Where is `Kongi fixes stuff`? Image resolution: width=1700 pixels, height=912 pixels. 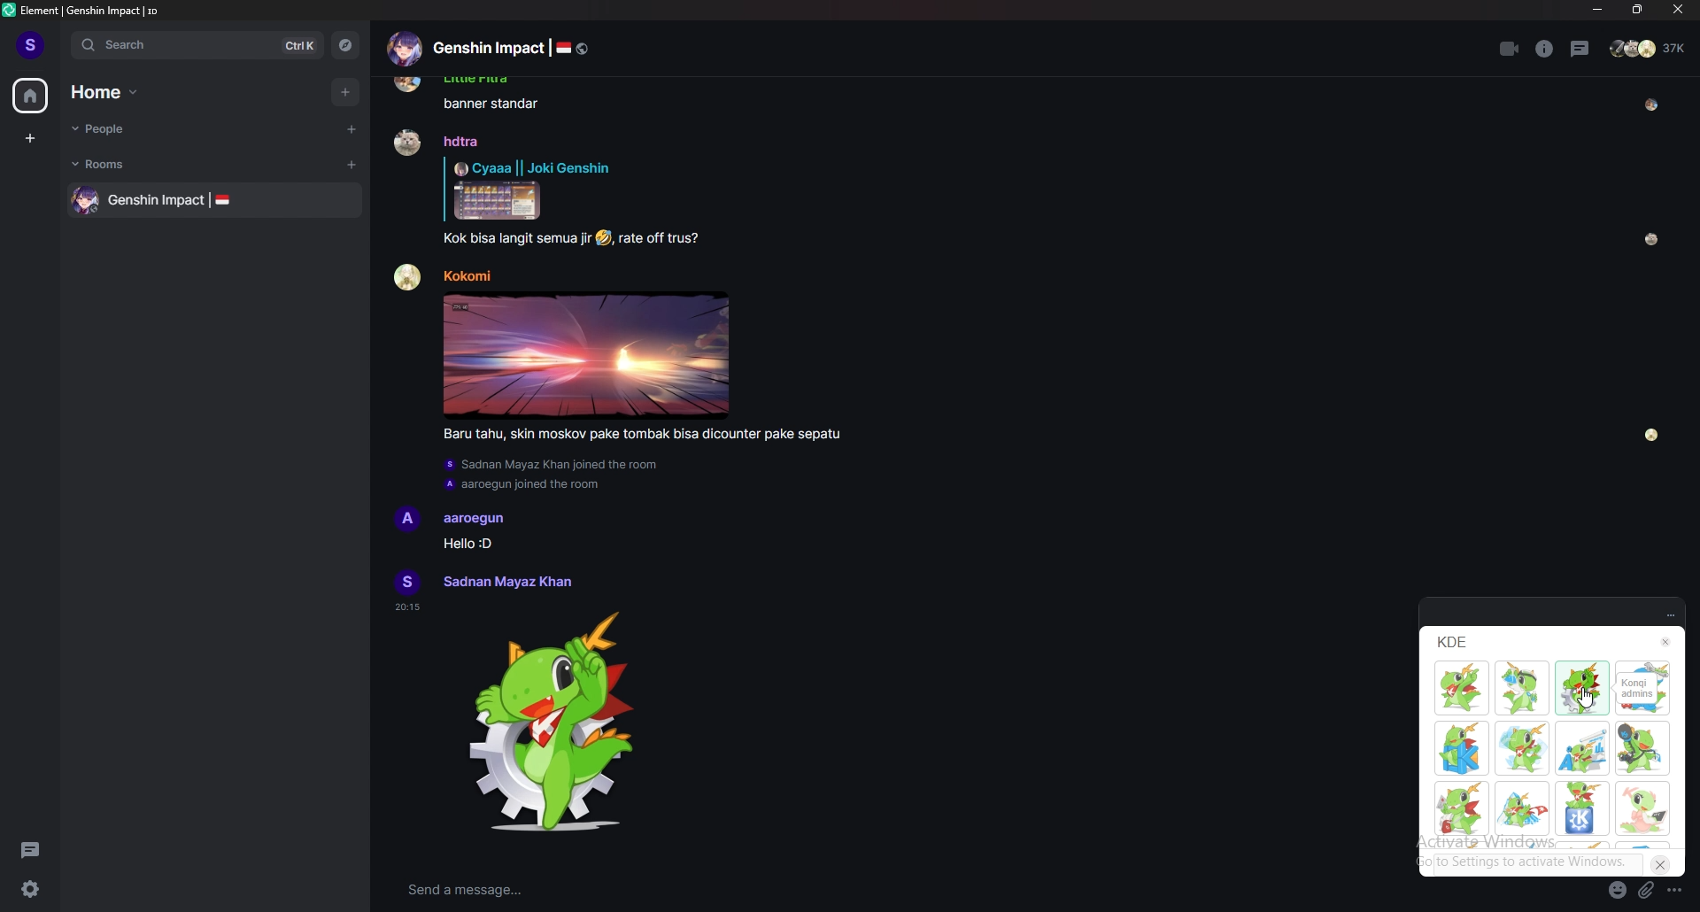
Kongi fixes stuff is located at coordinates (1642, 666).